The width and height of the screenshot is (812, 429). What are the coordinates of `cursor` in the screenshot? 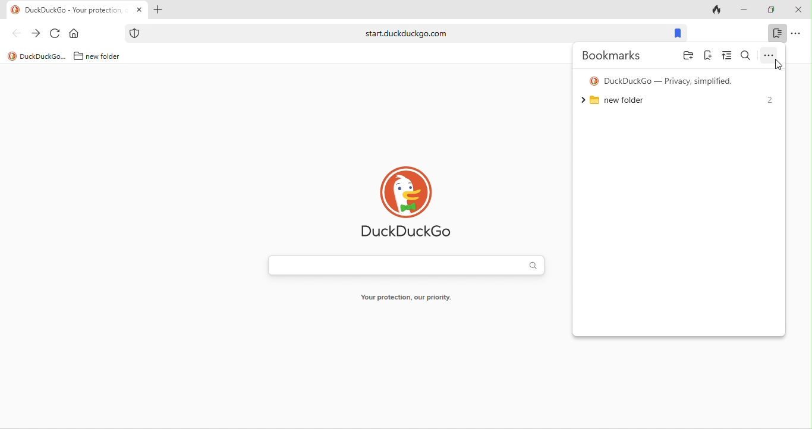 It's located at (778, 65).